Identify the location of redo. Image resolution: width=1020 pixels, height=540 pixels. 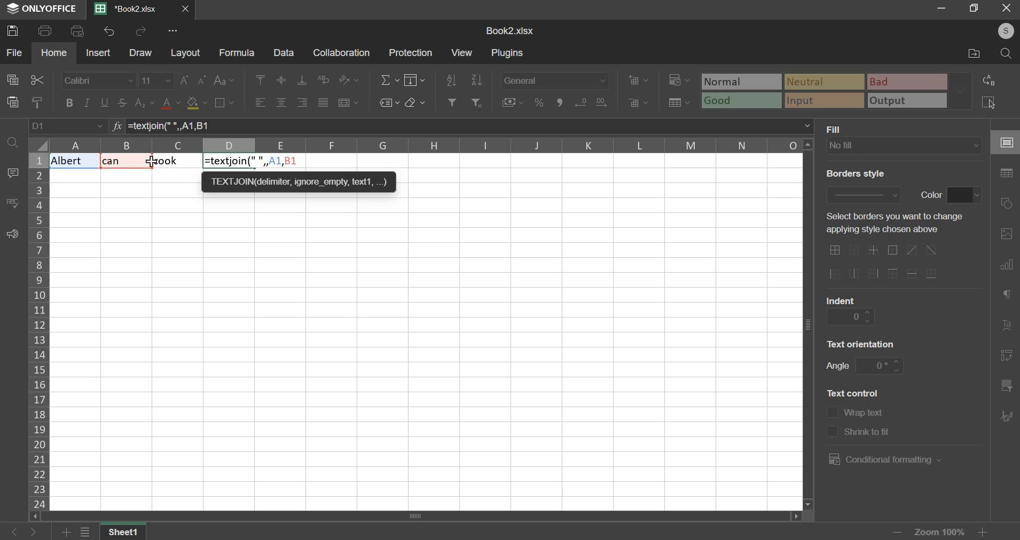
(142, 31).